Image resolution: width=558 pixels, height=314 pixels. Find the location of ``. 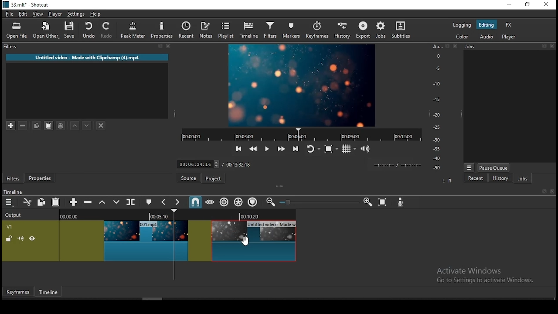

 is located at coordinates (401, 203).